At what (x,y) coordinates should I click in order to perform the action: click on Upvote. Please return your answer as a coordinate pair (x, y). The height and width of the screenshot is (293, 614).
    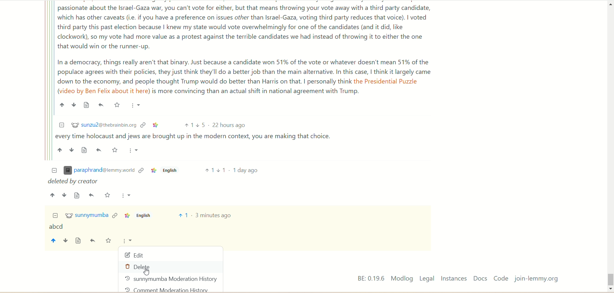
    Looking at the image, I should click on (60, 150).